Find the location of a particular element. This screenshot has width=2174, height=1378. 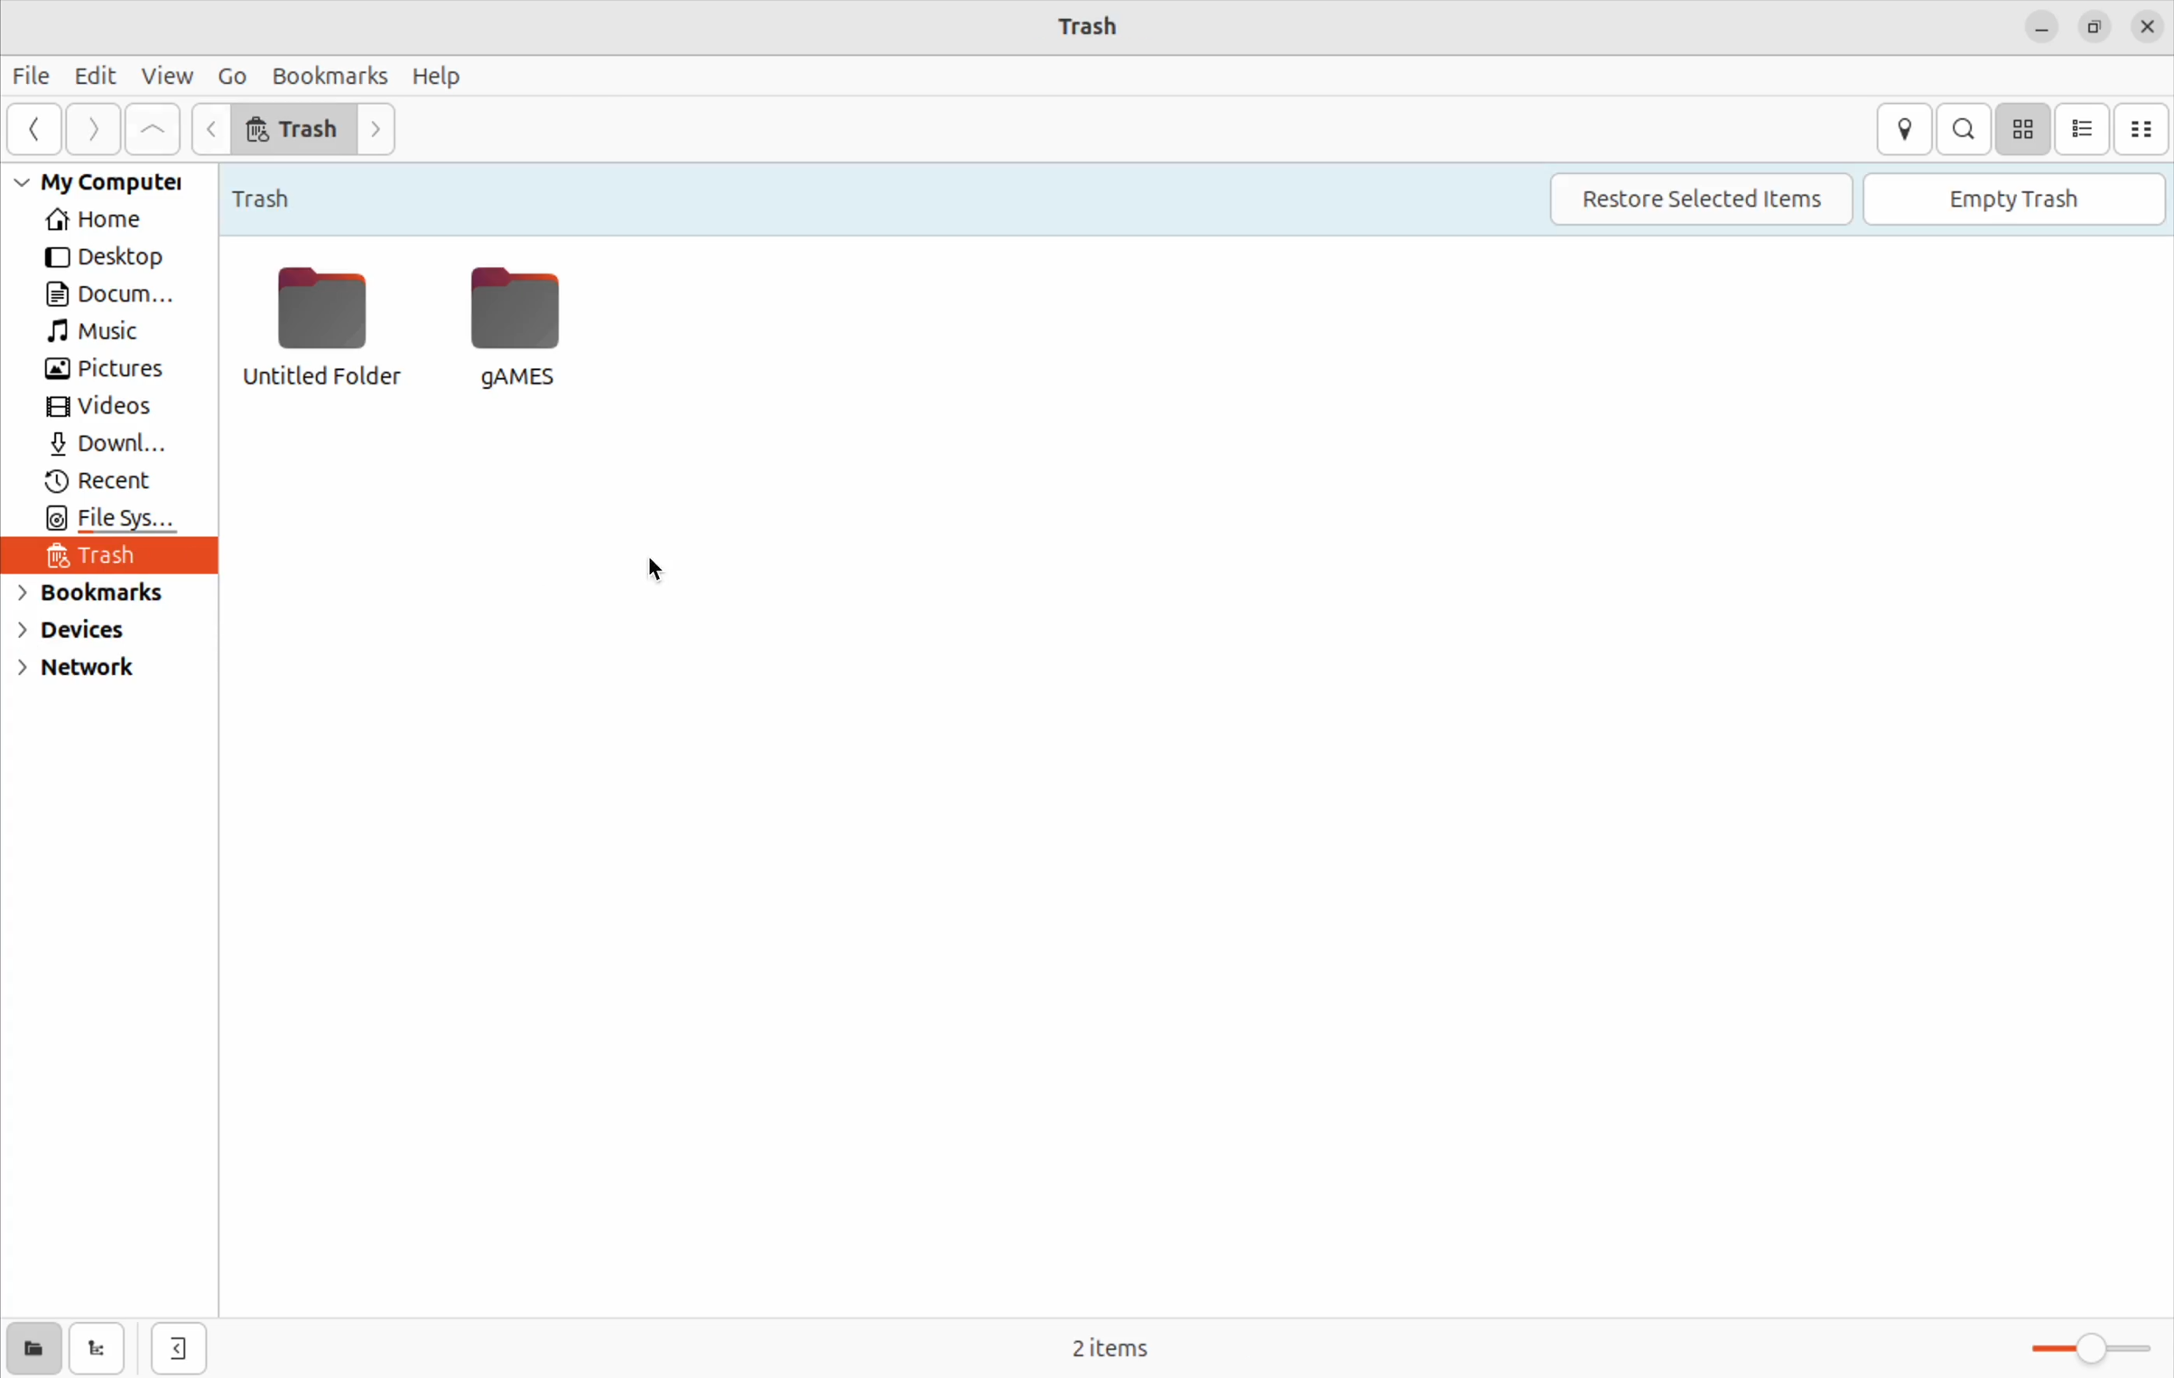

Restore selected items is located at coordinates (1711, 199).